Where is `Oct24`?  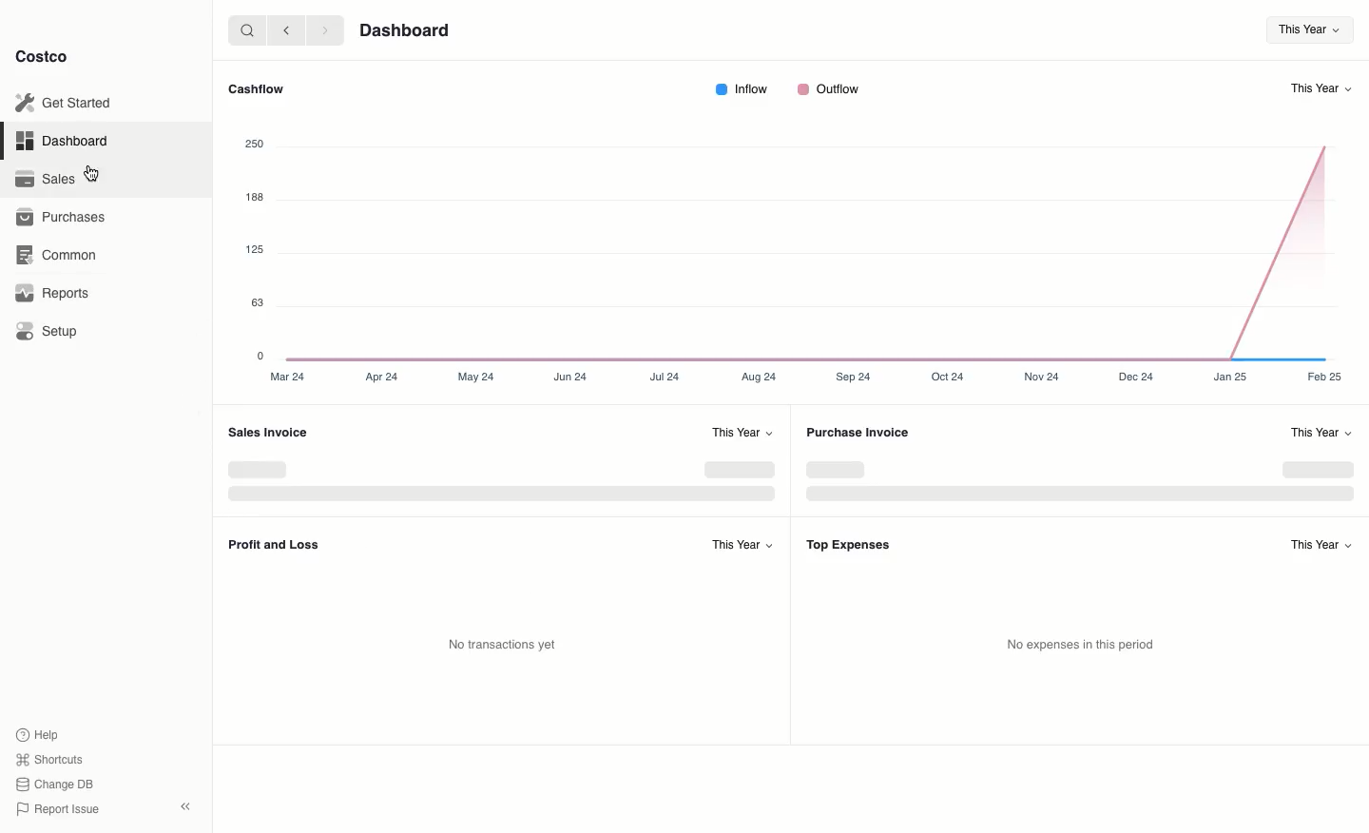 Oct24 is located at coordinates (948, 378).